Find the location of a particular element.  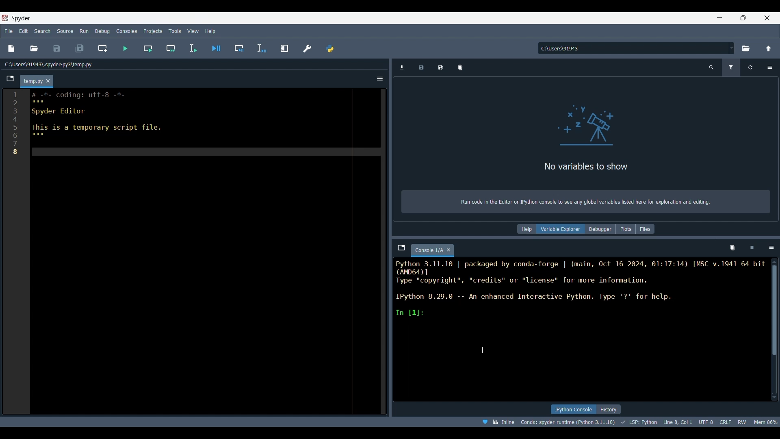

Plots is located at coordinates (626, 229).